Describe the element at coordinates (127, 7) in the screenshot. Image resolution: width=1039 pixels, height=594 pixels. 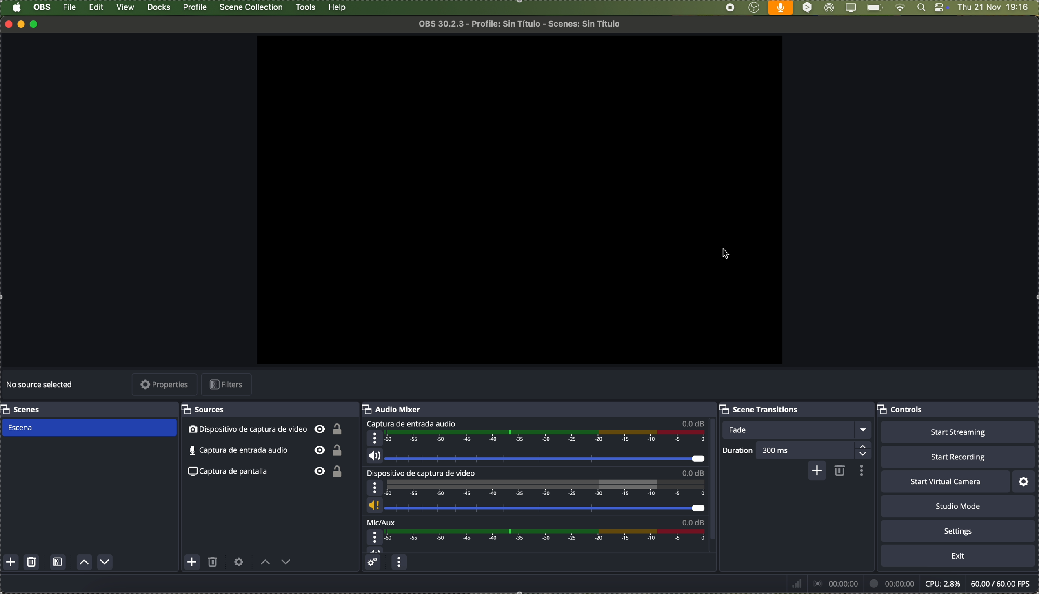
I see `view` at that location.